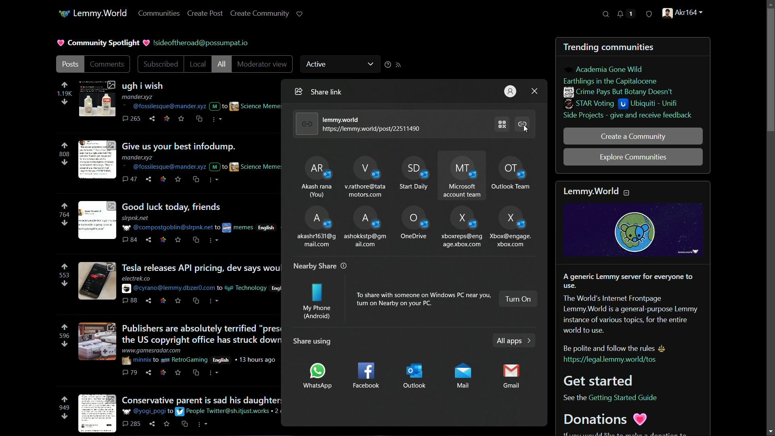  I want to click on nearby share, so click(315, 266).